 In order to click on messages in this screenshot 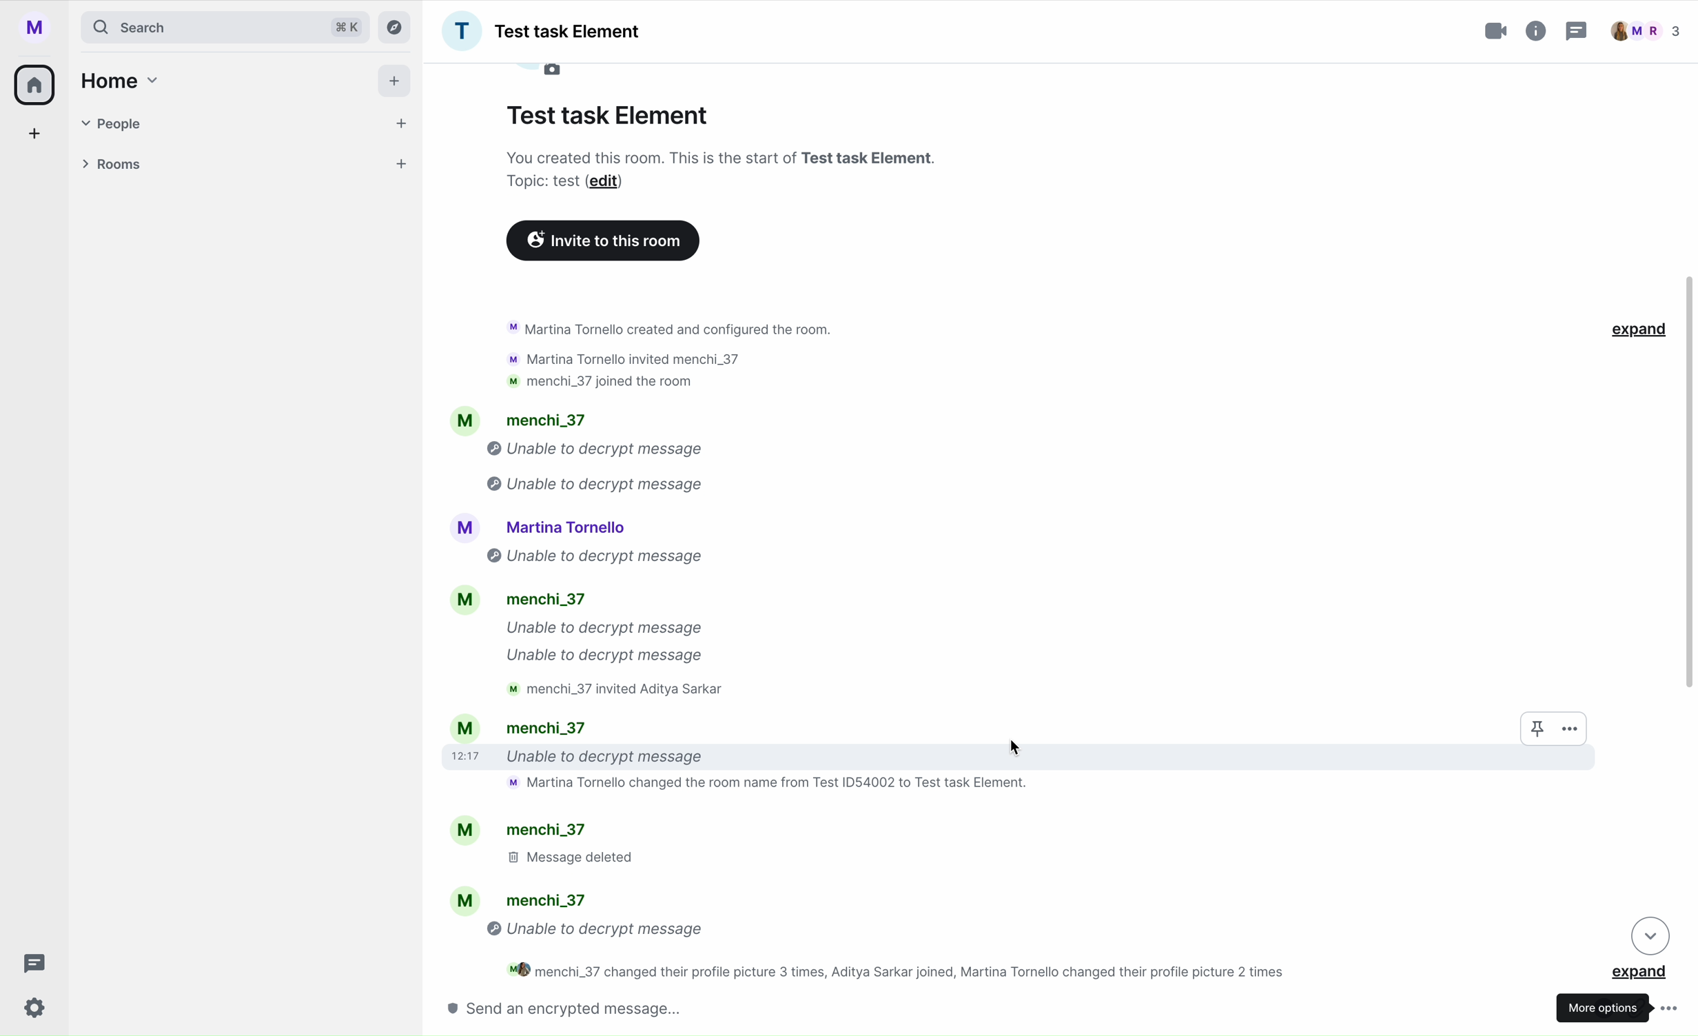, I will do `click(872, 895)`.